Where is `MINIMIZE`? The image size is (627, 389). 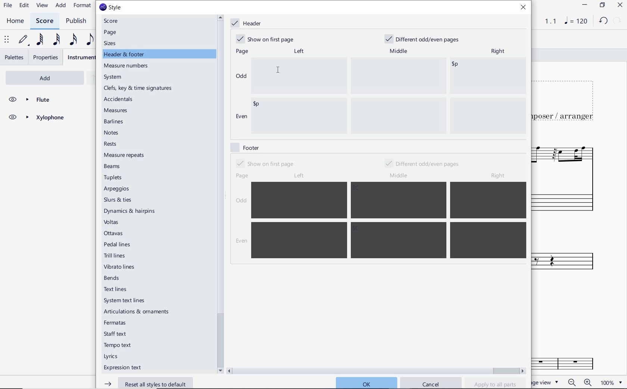
MINIMIZE is located at coordinates (584, 5).